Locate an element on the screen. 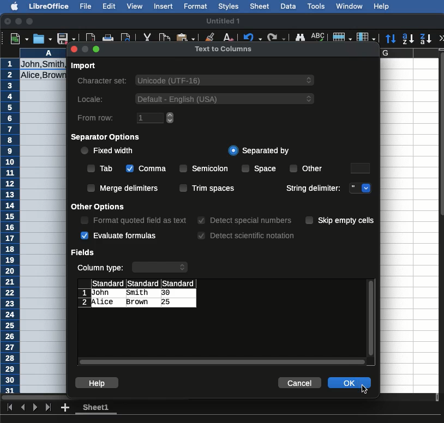 The width and height of the screenshot is (444, 423). File is located at coordinates (86, 7).